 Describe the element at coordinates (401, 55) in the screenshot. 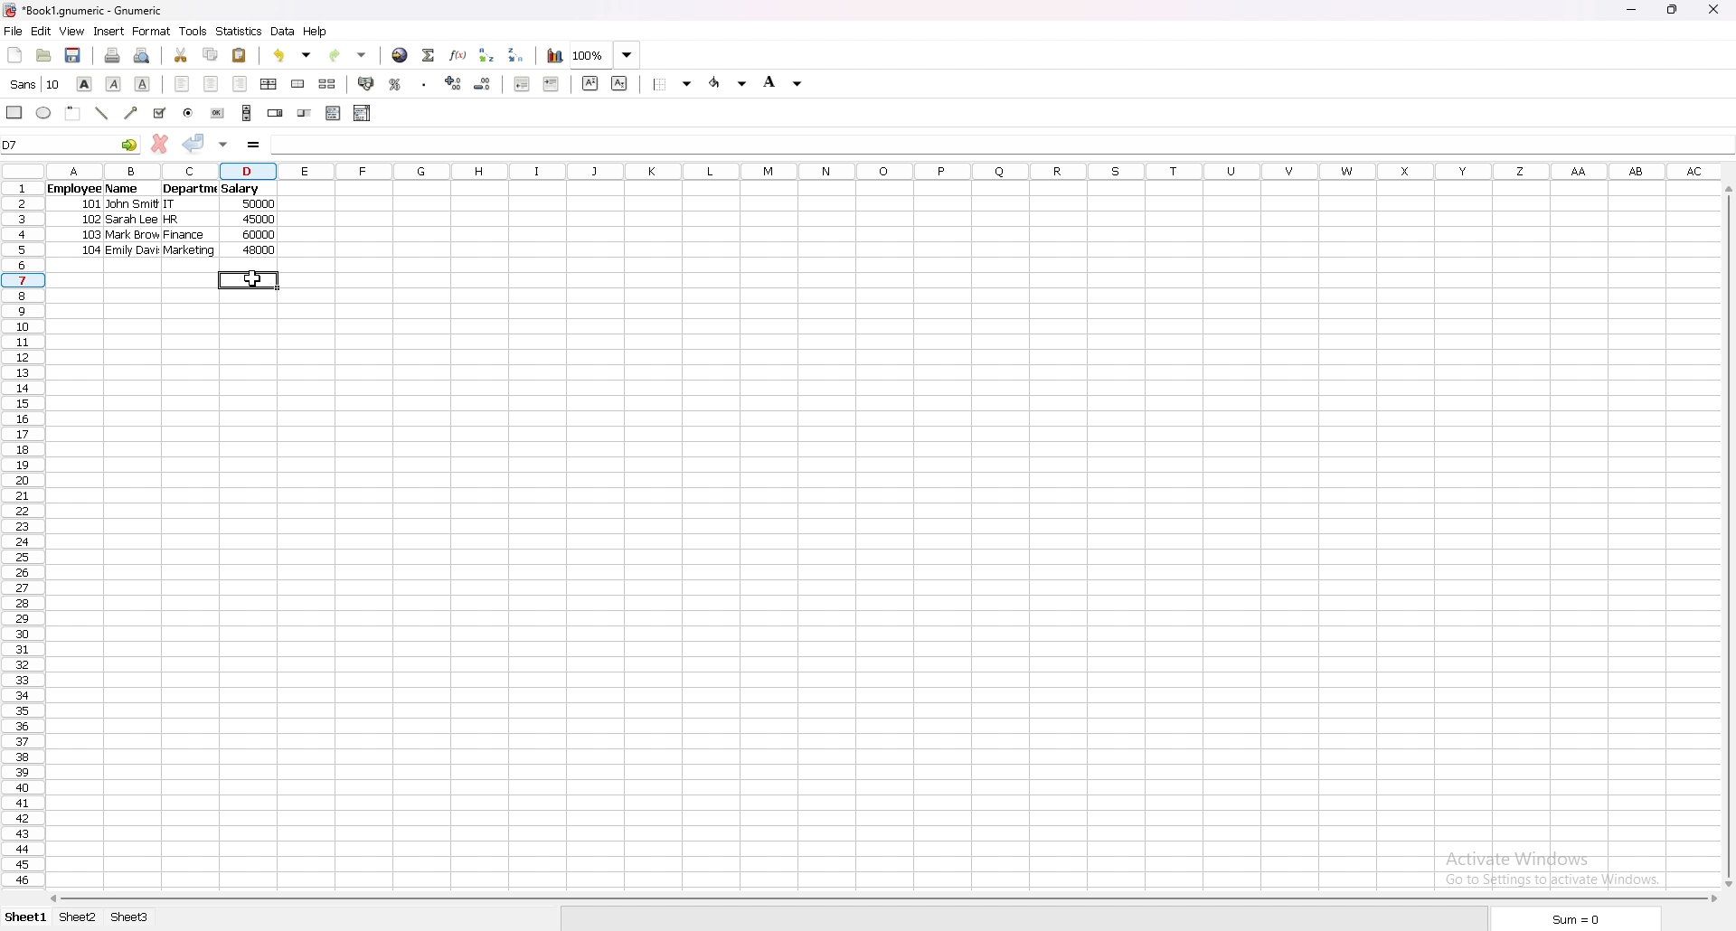

I see `hyperlink` at that location.